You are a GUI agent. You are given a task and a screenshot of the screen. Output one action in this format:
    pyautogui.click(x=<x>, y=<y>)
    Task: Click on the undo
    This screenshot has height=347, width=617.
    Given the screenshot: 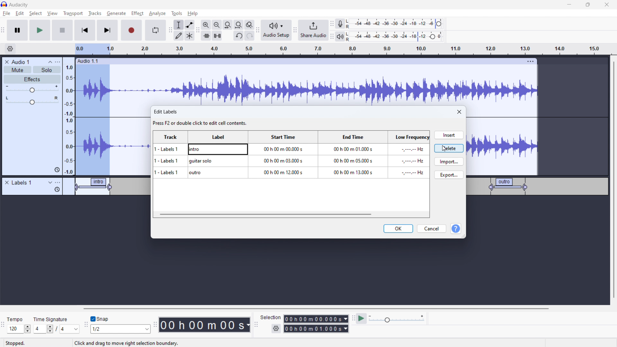 What is the action you would take?
    pyautogui.click(x=239, y=36)
    